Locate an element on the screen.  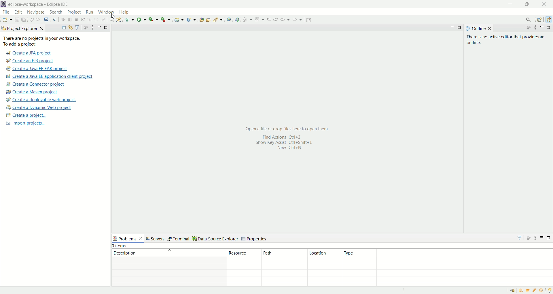
view menu is located at coordinates (536, 238).